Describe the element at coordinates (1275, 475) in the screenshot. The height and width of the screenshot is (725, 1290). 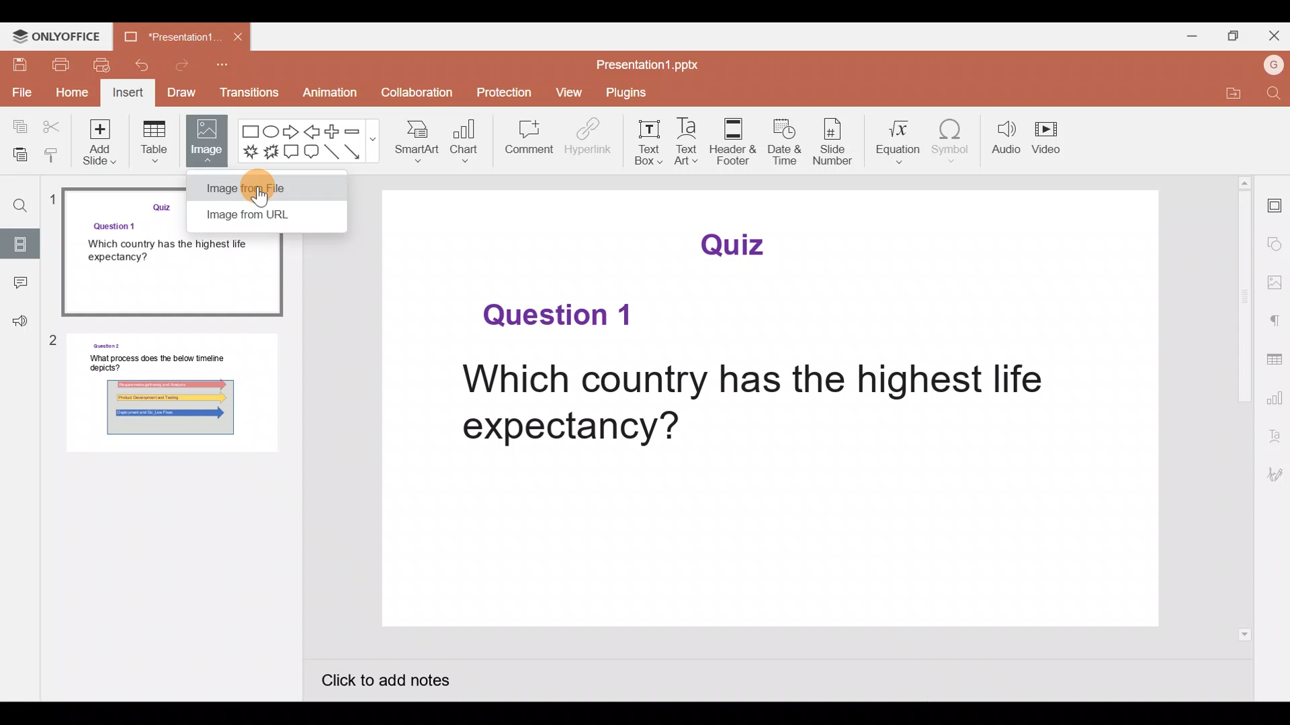
I see `Signature settings` at that location.